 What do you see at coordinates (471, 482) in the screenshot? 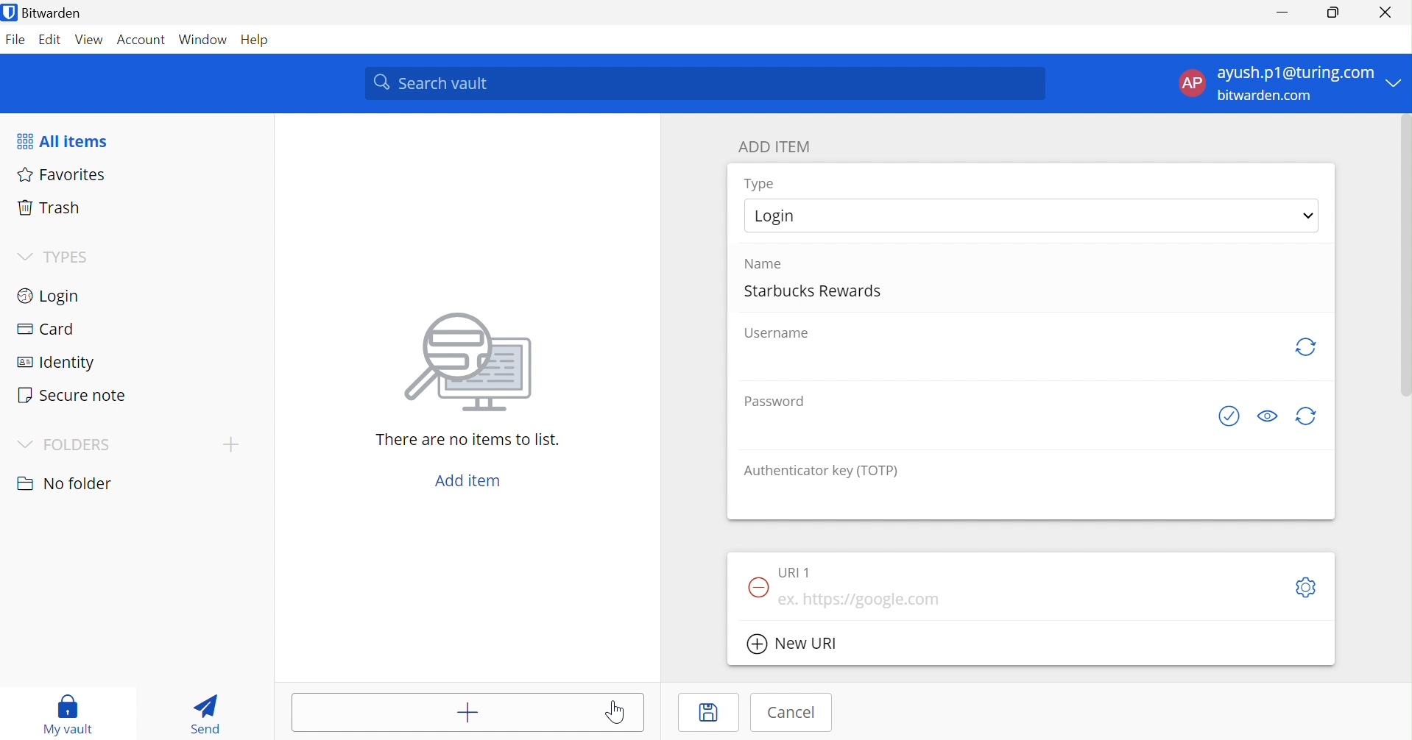
I see `Add item` at bounding box center [471, 482].